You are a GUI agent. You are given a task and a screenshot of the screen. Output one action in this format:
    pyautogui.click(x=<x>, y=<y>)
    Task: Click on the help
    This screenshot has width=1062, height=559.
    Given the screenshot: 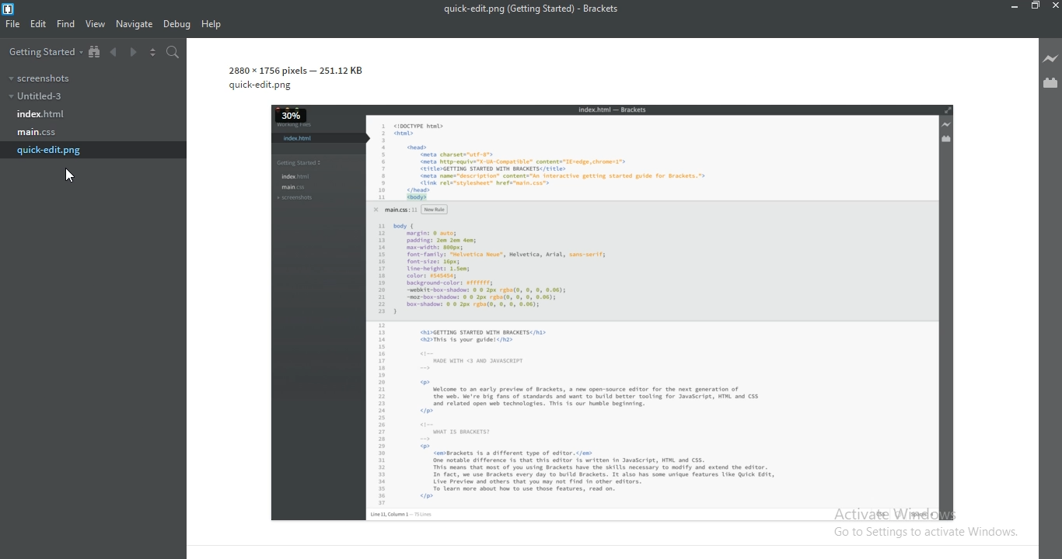 What is the action you would take?
    pyautogui.click(x=211, y=25)
    